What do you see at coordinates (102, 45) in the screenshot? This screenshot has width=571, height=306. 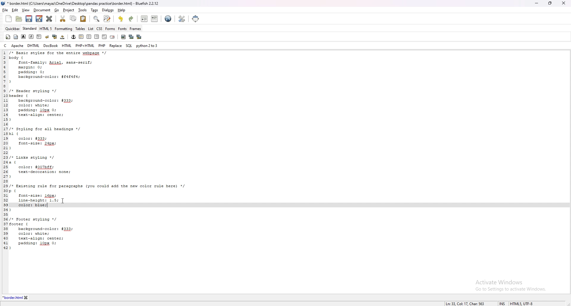 I see `php` at bounding box center [102, 45].